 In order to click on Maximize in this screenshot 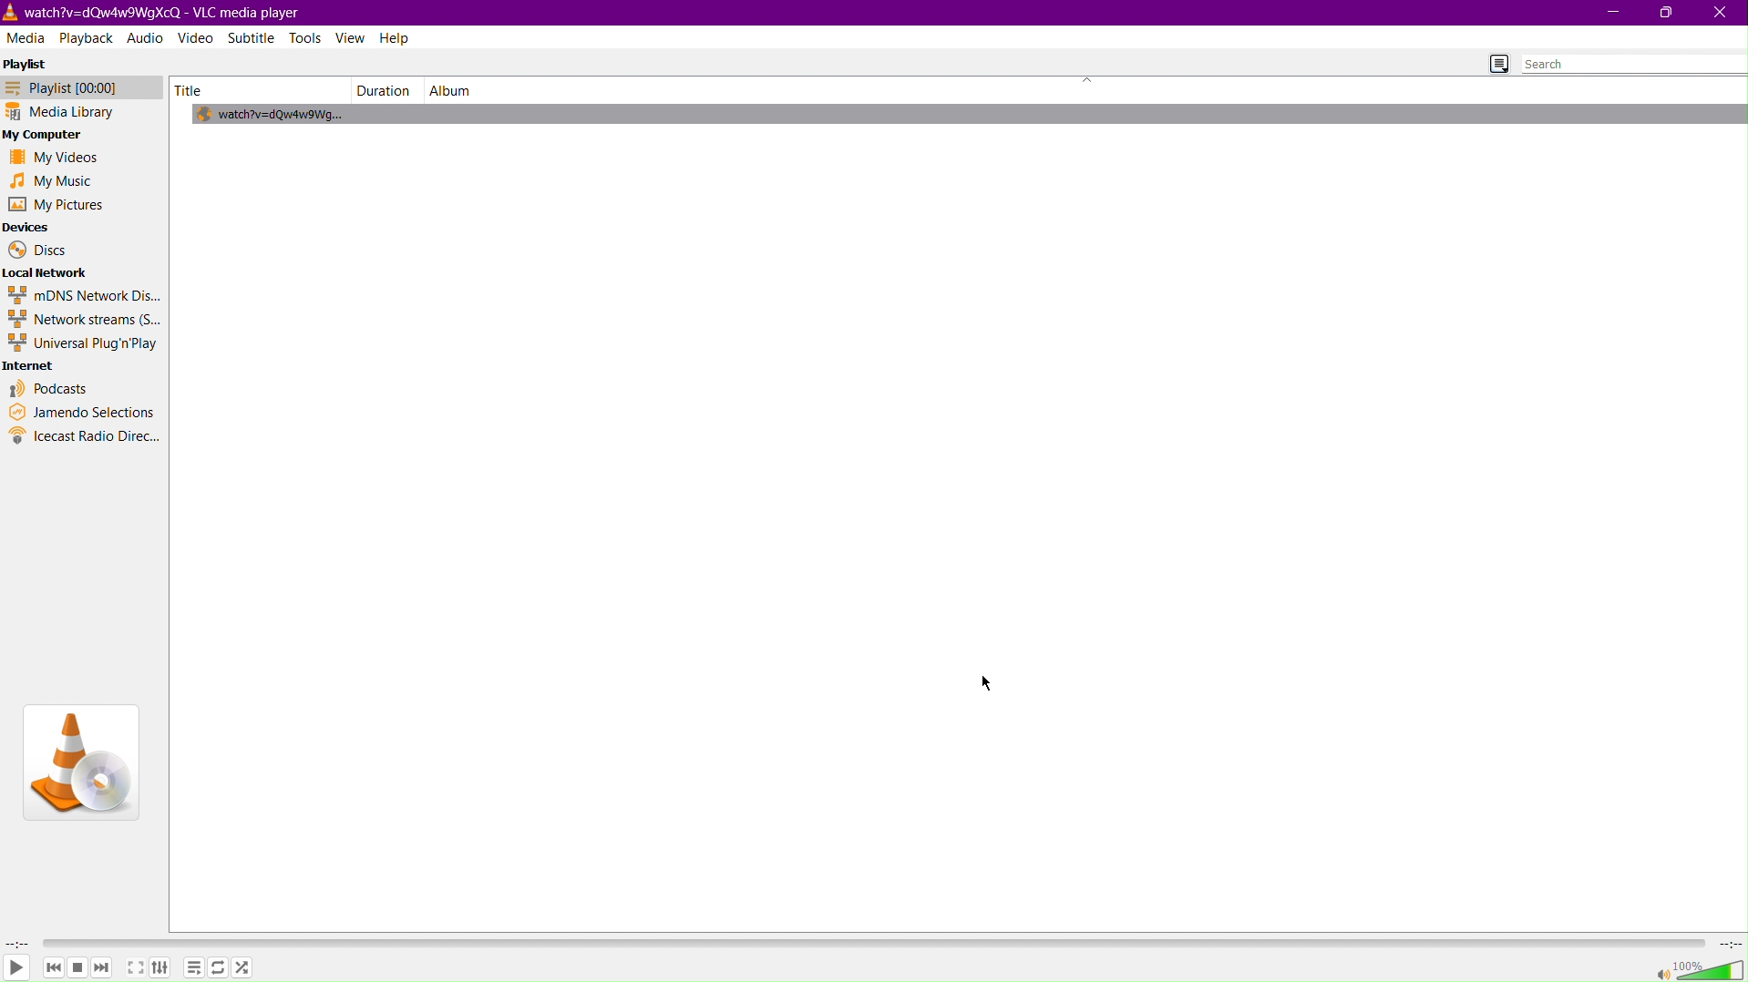, I will do `click(1665, 14)`.